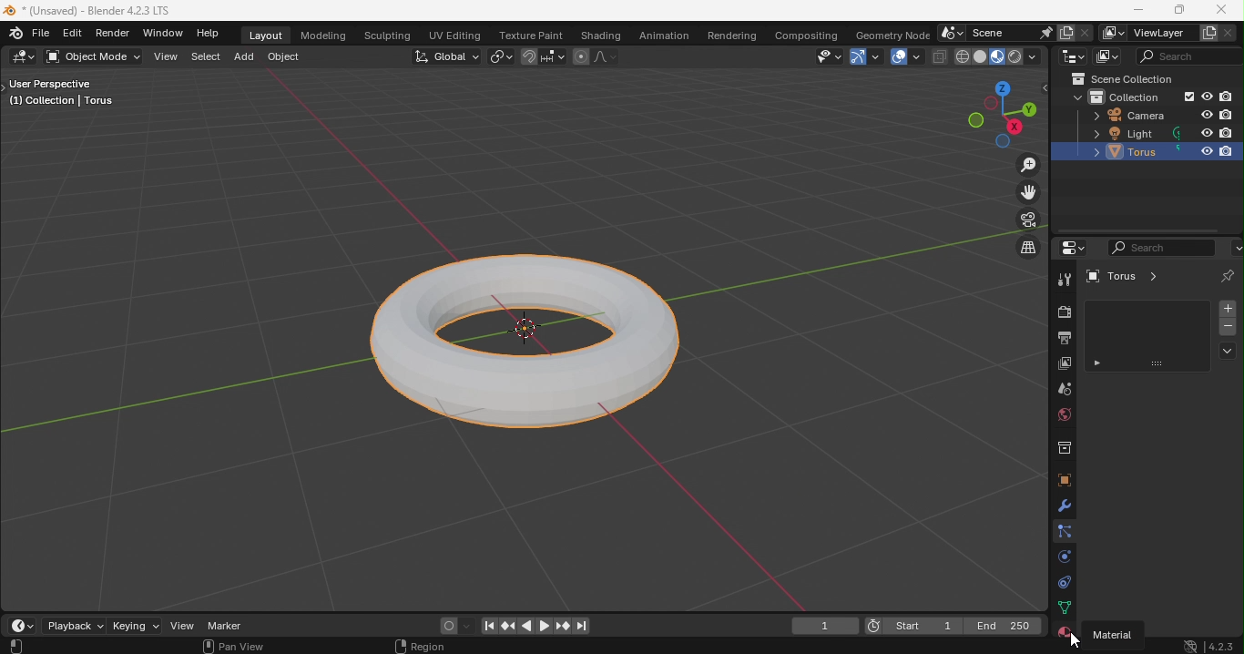 The width and height of the screenshot is (1244, 654). Describe the element at coordinates (1064, 580) in the screenshot. I see `Constraints` at that location.